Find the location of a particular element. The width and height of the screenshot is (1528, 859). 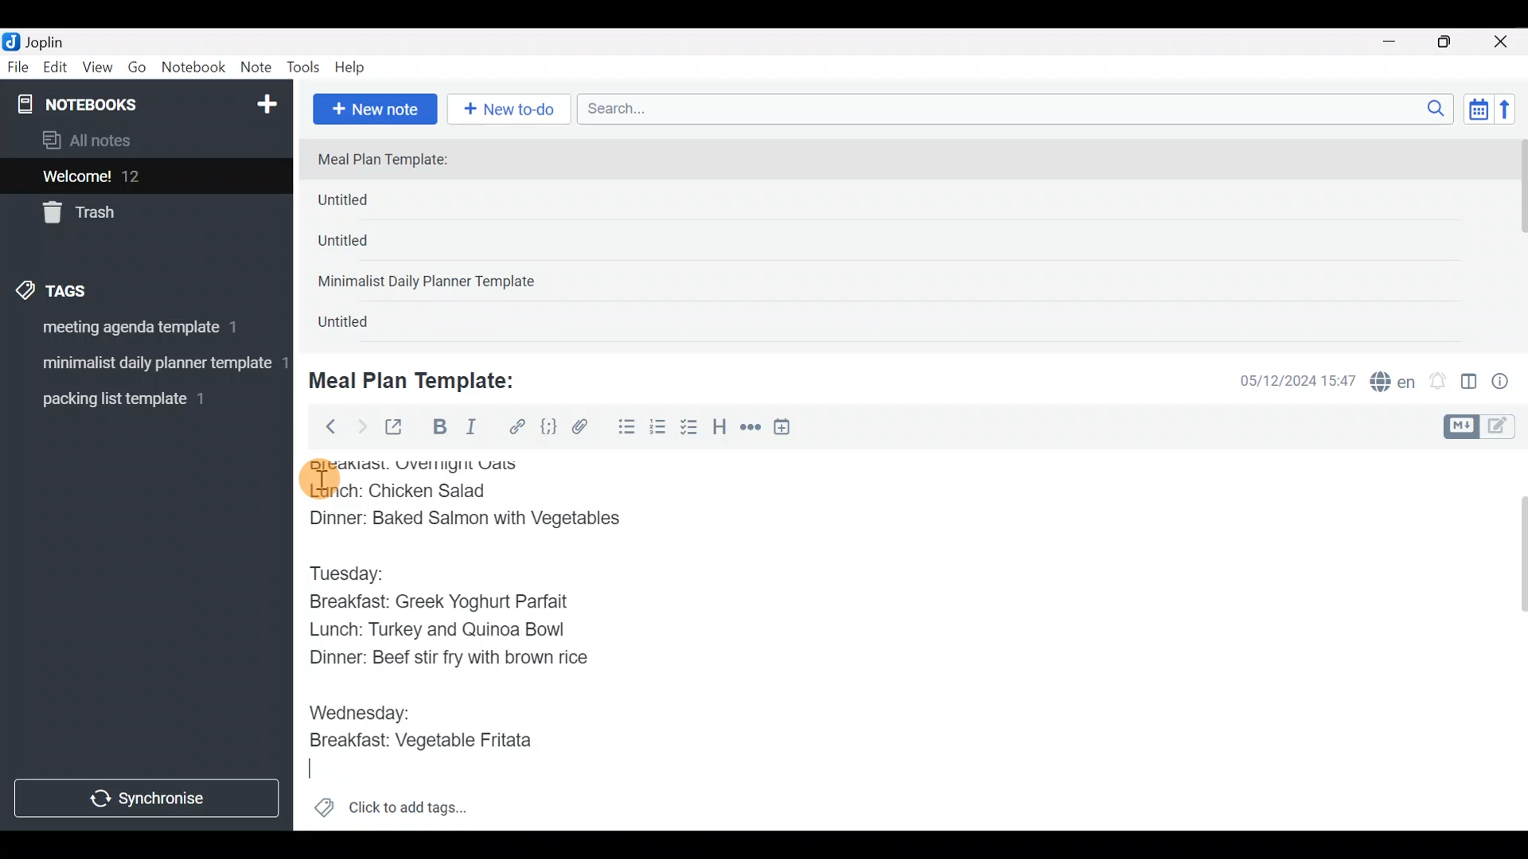

Tools is located at coordinates (304, 68).